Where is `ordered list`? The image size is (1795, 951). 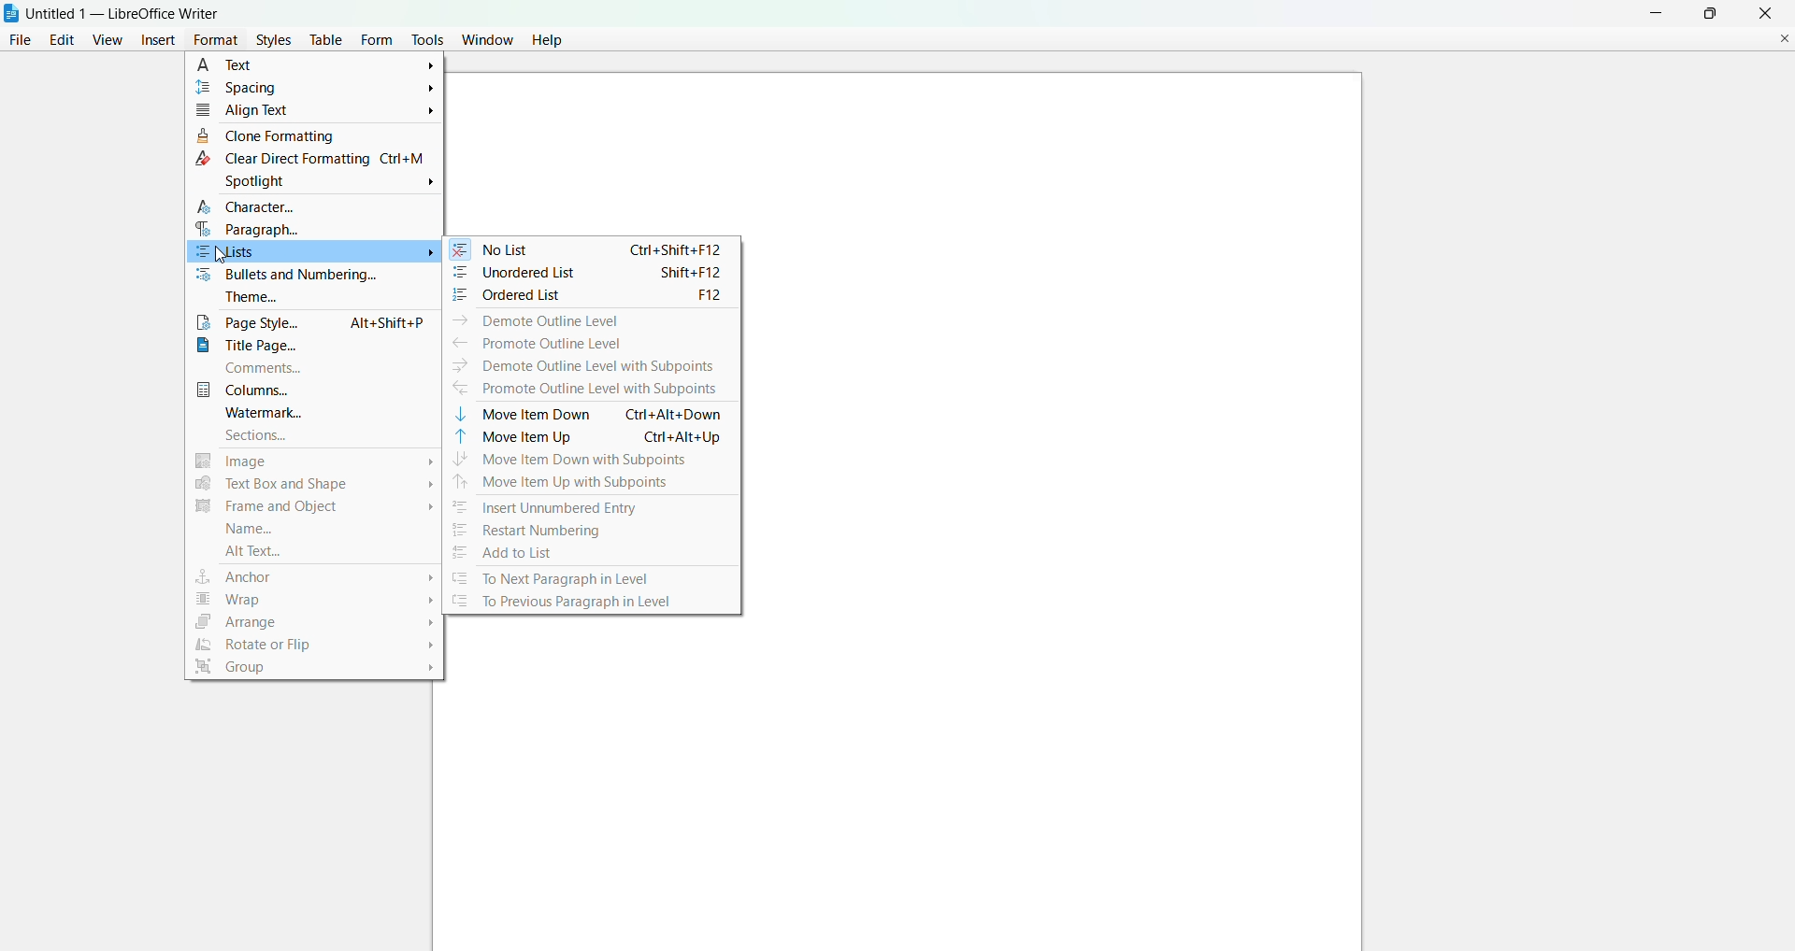 ordered list is located at coordinates (590, 298).